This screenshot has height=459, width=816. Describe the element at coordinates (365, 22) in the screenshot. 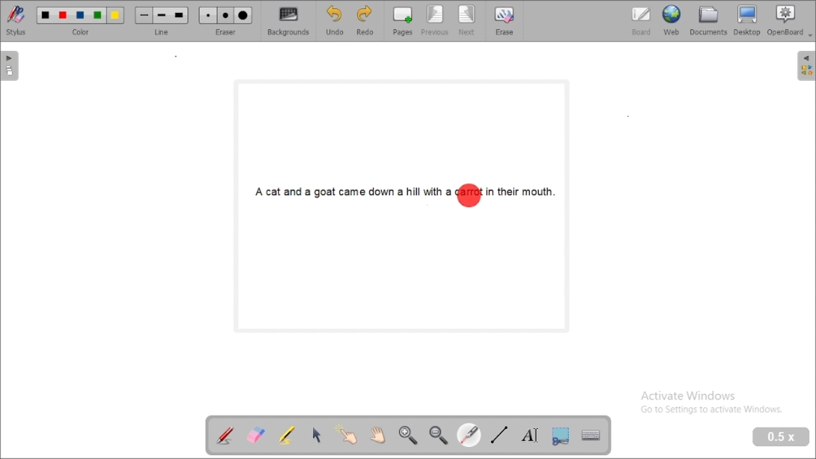

I see `redo` at that location.